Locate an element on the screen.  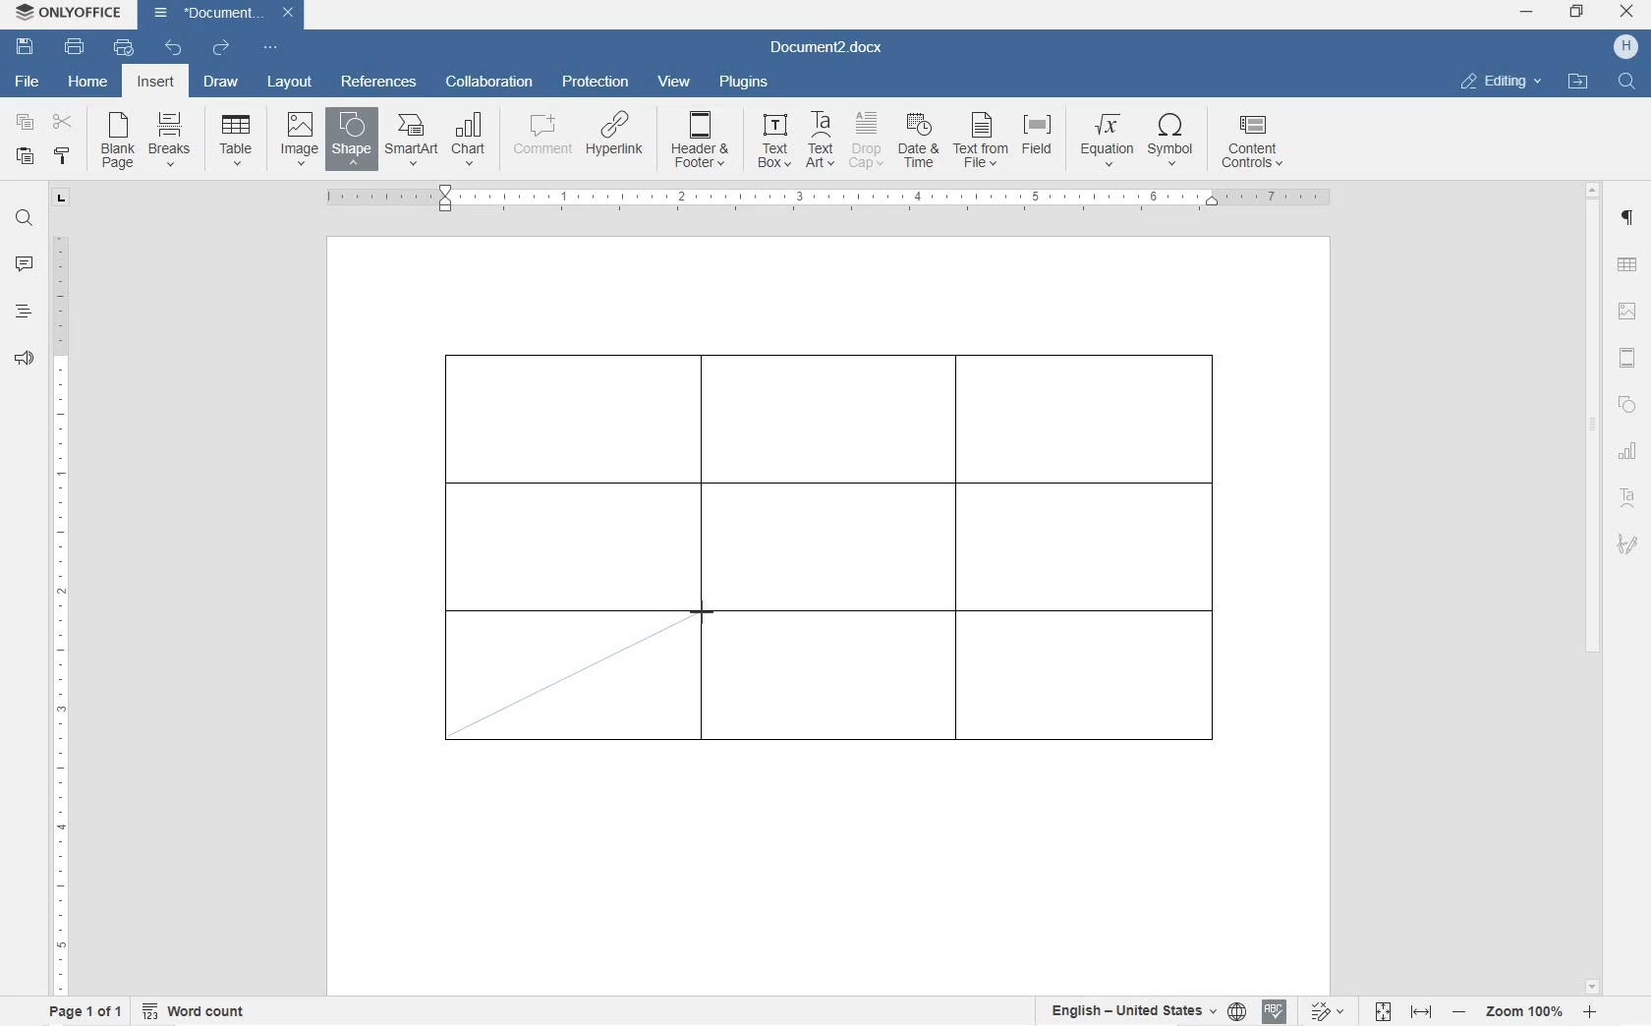
page 1 of 1 is located at coordinates (83, 1011).